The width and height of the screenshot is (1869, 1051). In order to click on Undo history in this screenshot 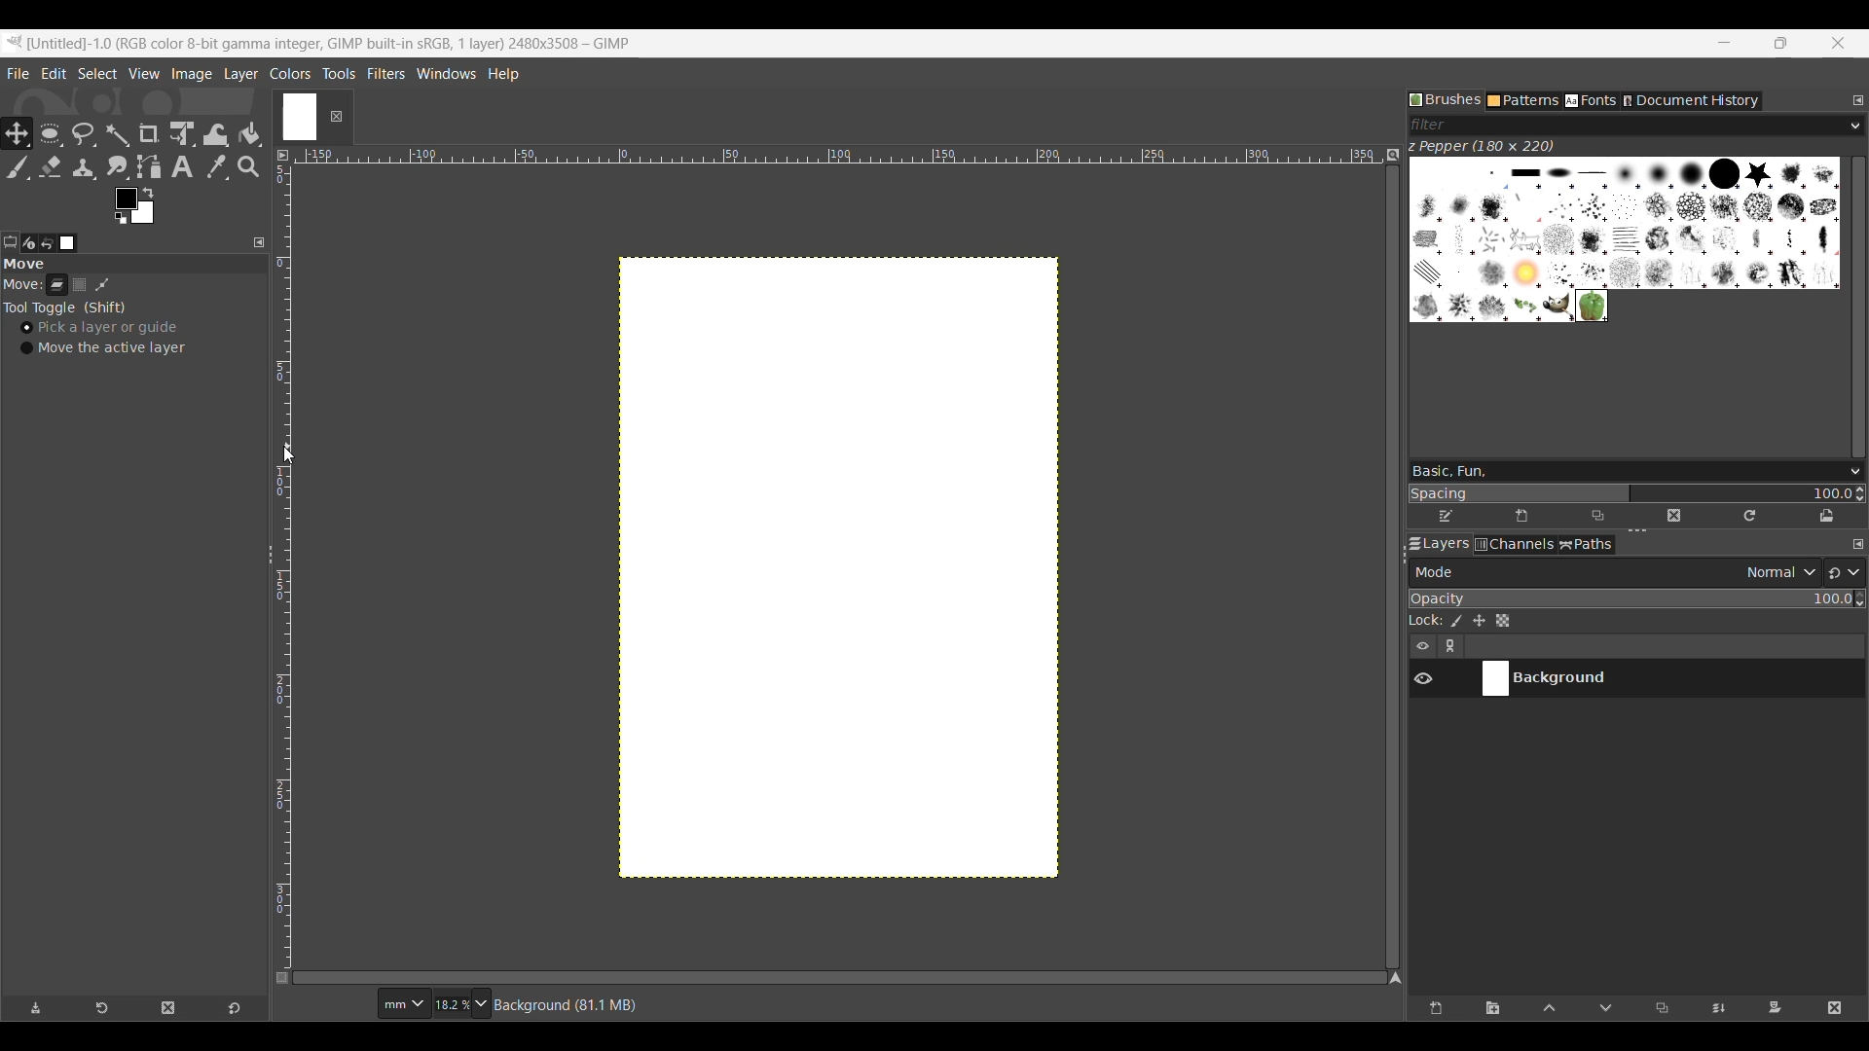, I will do `click(47, 243)`.